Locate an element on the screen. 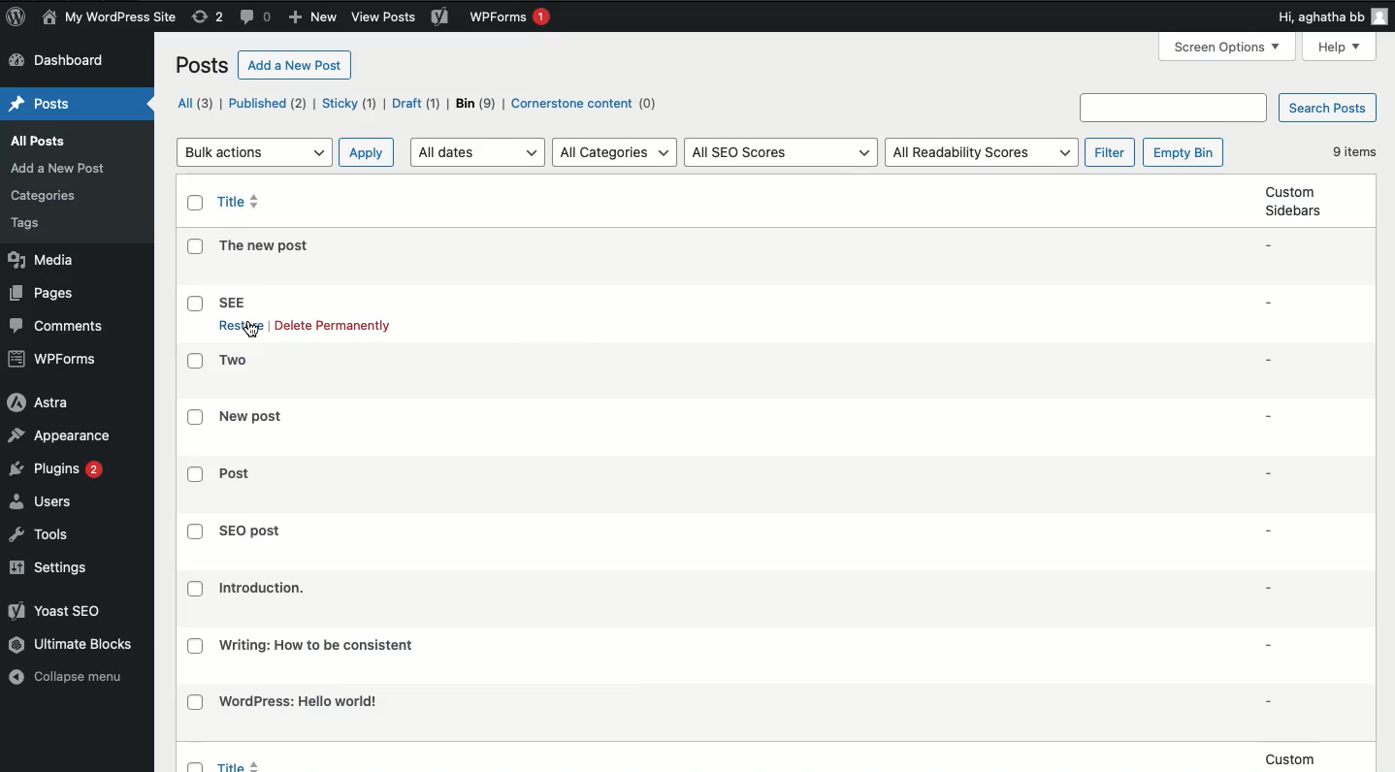  WPForms is located at coordinates (56, 359).